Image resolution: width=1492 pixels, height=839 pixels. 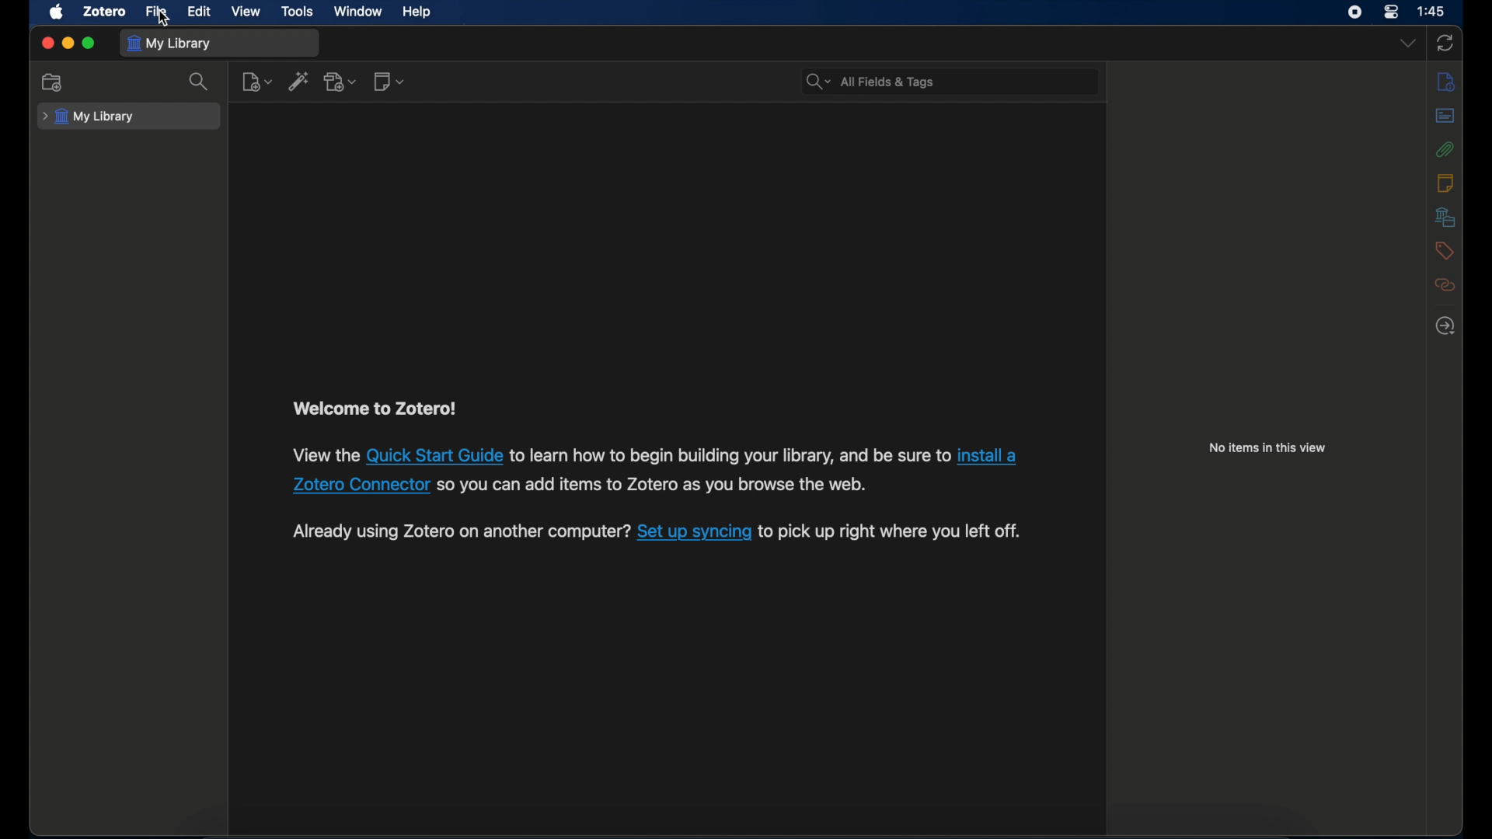 What do you see at coordinates (1445, 149) in the screenshot?
I see `attachment` at bounding box center [1445, 149].